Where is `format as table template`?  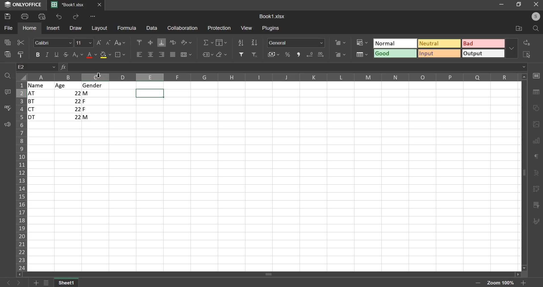 format as table template is located at coordinates (362, 54).